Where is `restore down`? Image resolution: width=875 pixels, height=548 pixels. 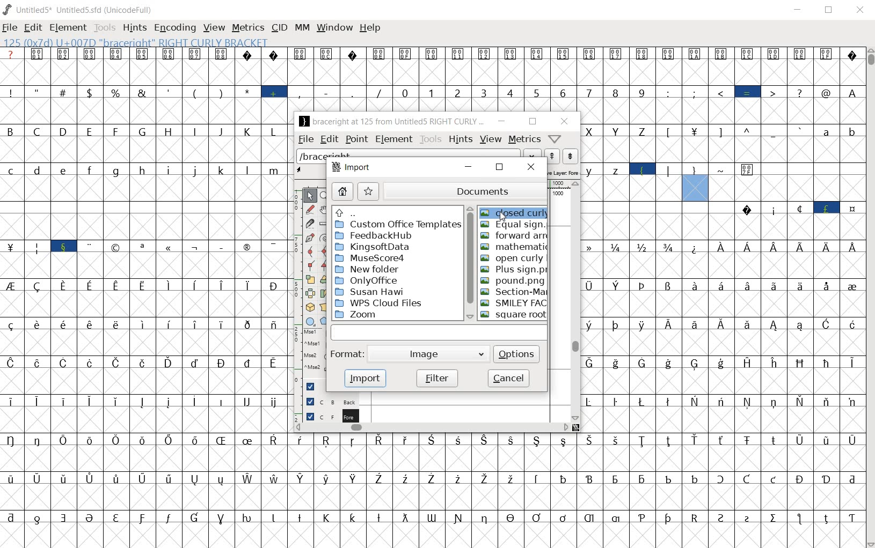
restore down is located at coordinates (501, 168).